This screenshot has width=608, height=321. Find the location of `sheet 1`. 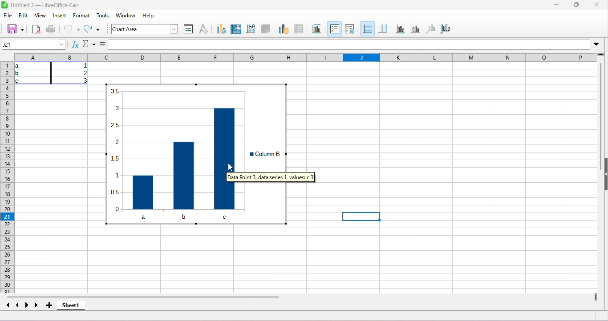

sheet 1 is located at coordinates (74, 307).